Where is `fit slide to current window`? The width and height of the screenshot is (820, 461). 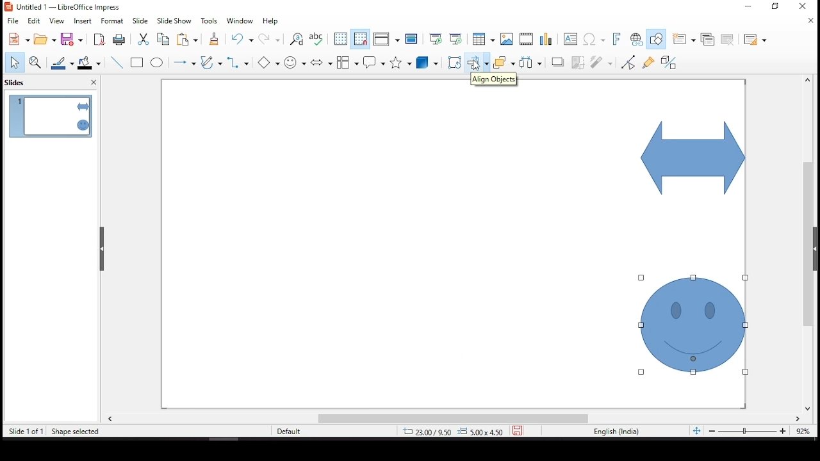 fit slide to current window is located at coordinates (695, 430).